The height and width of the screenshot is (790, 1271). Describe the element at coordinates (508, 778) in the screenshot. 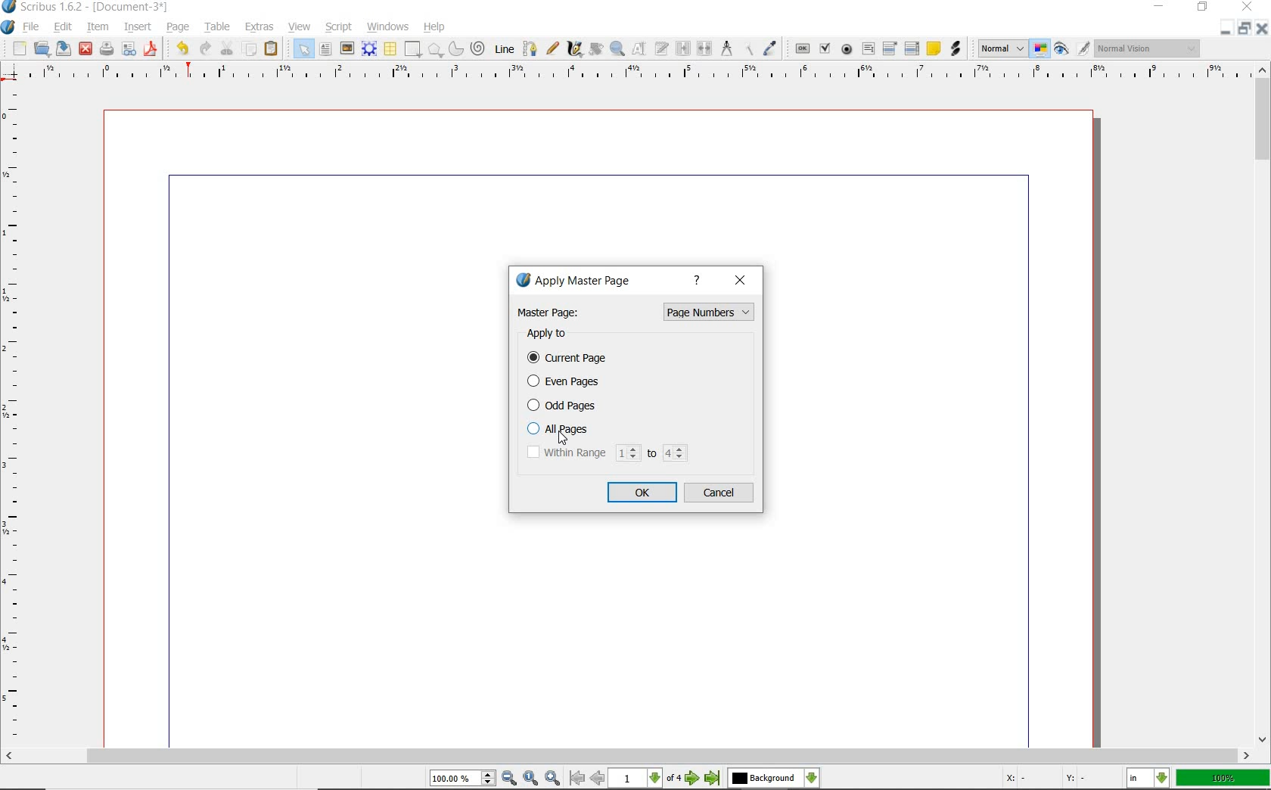

I see `Zoom Out` at that location.